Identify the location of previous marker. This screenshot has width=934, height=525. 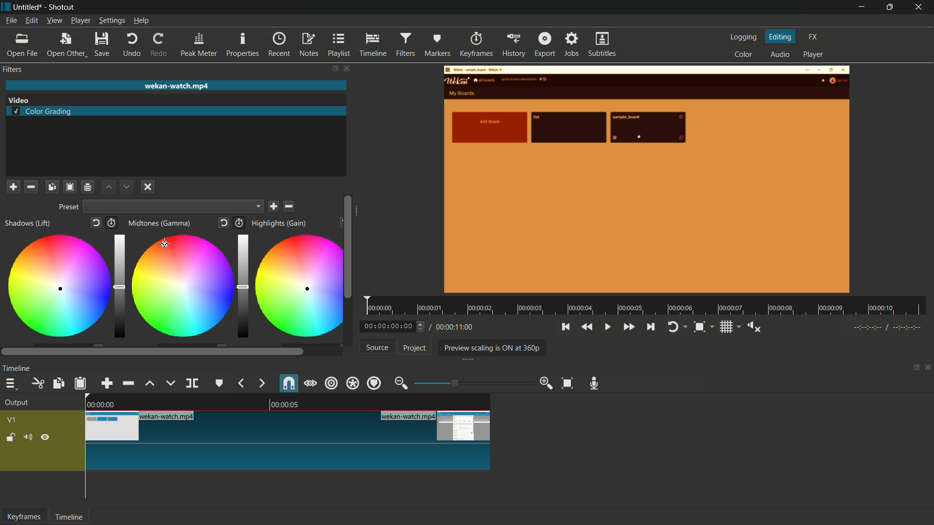
(240, 383).